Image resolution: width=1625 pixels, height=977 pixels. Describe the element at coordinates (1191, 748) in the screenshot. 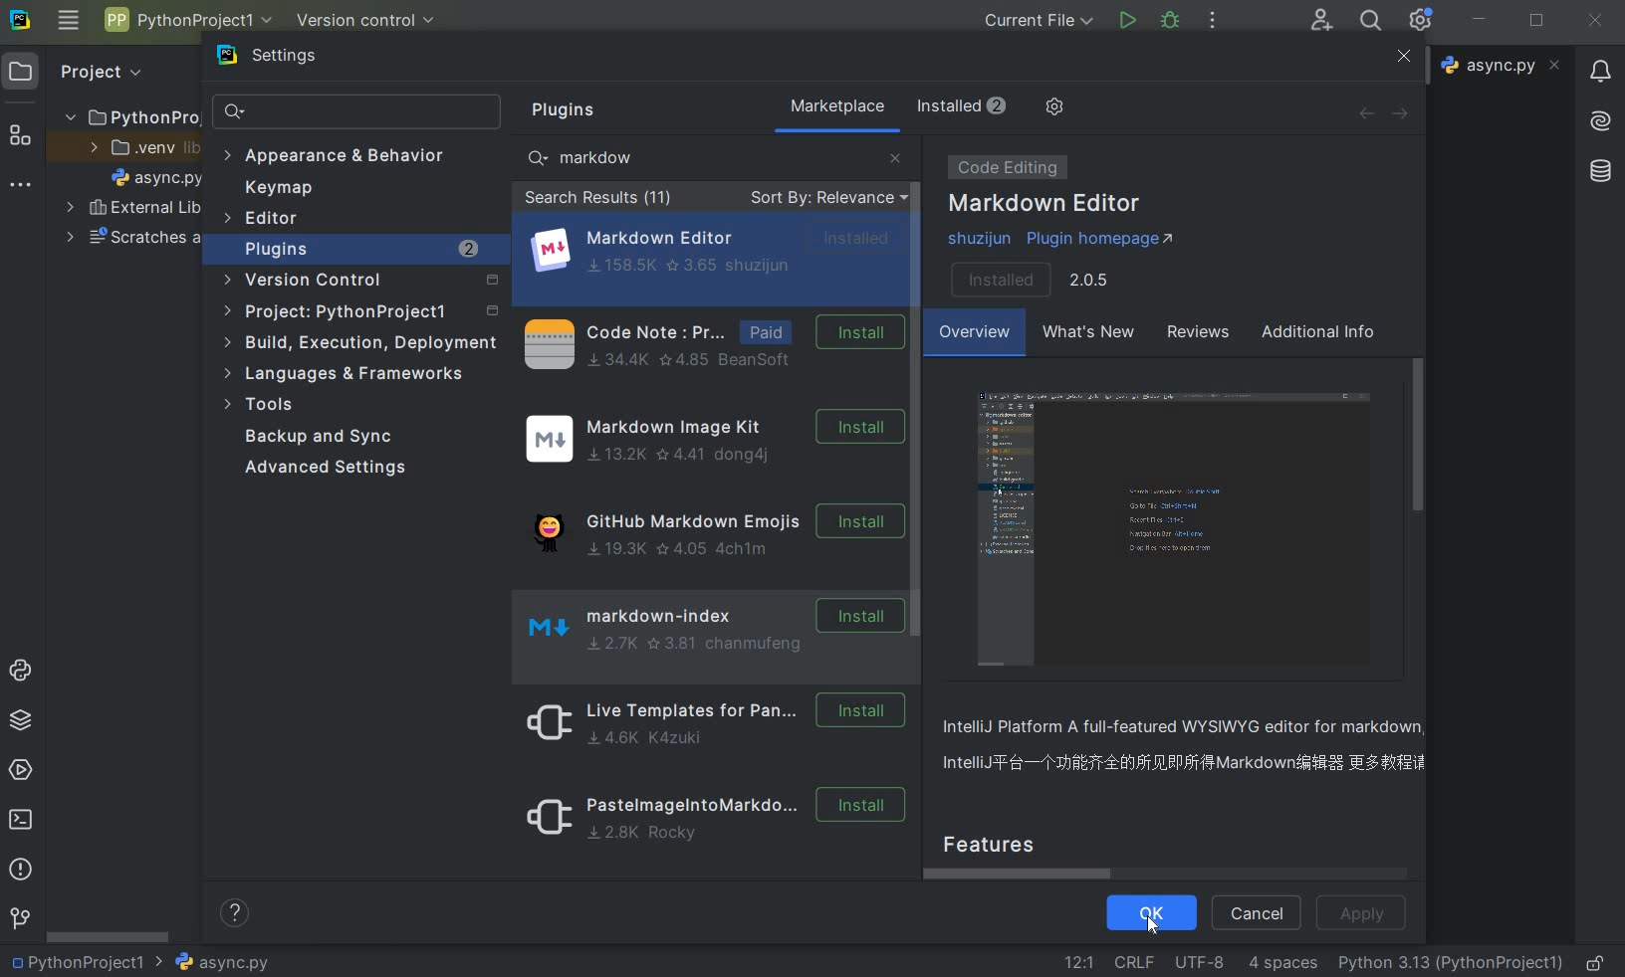

I see `overview` at that location.